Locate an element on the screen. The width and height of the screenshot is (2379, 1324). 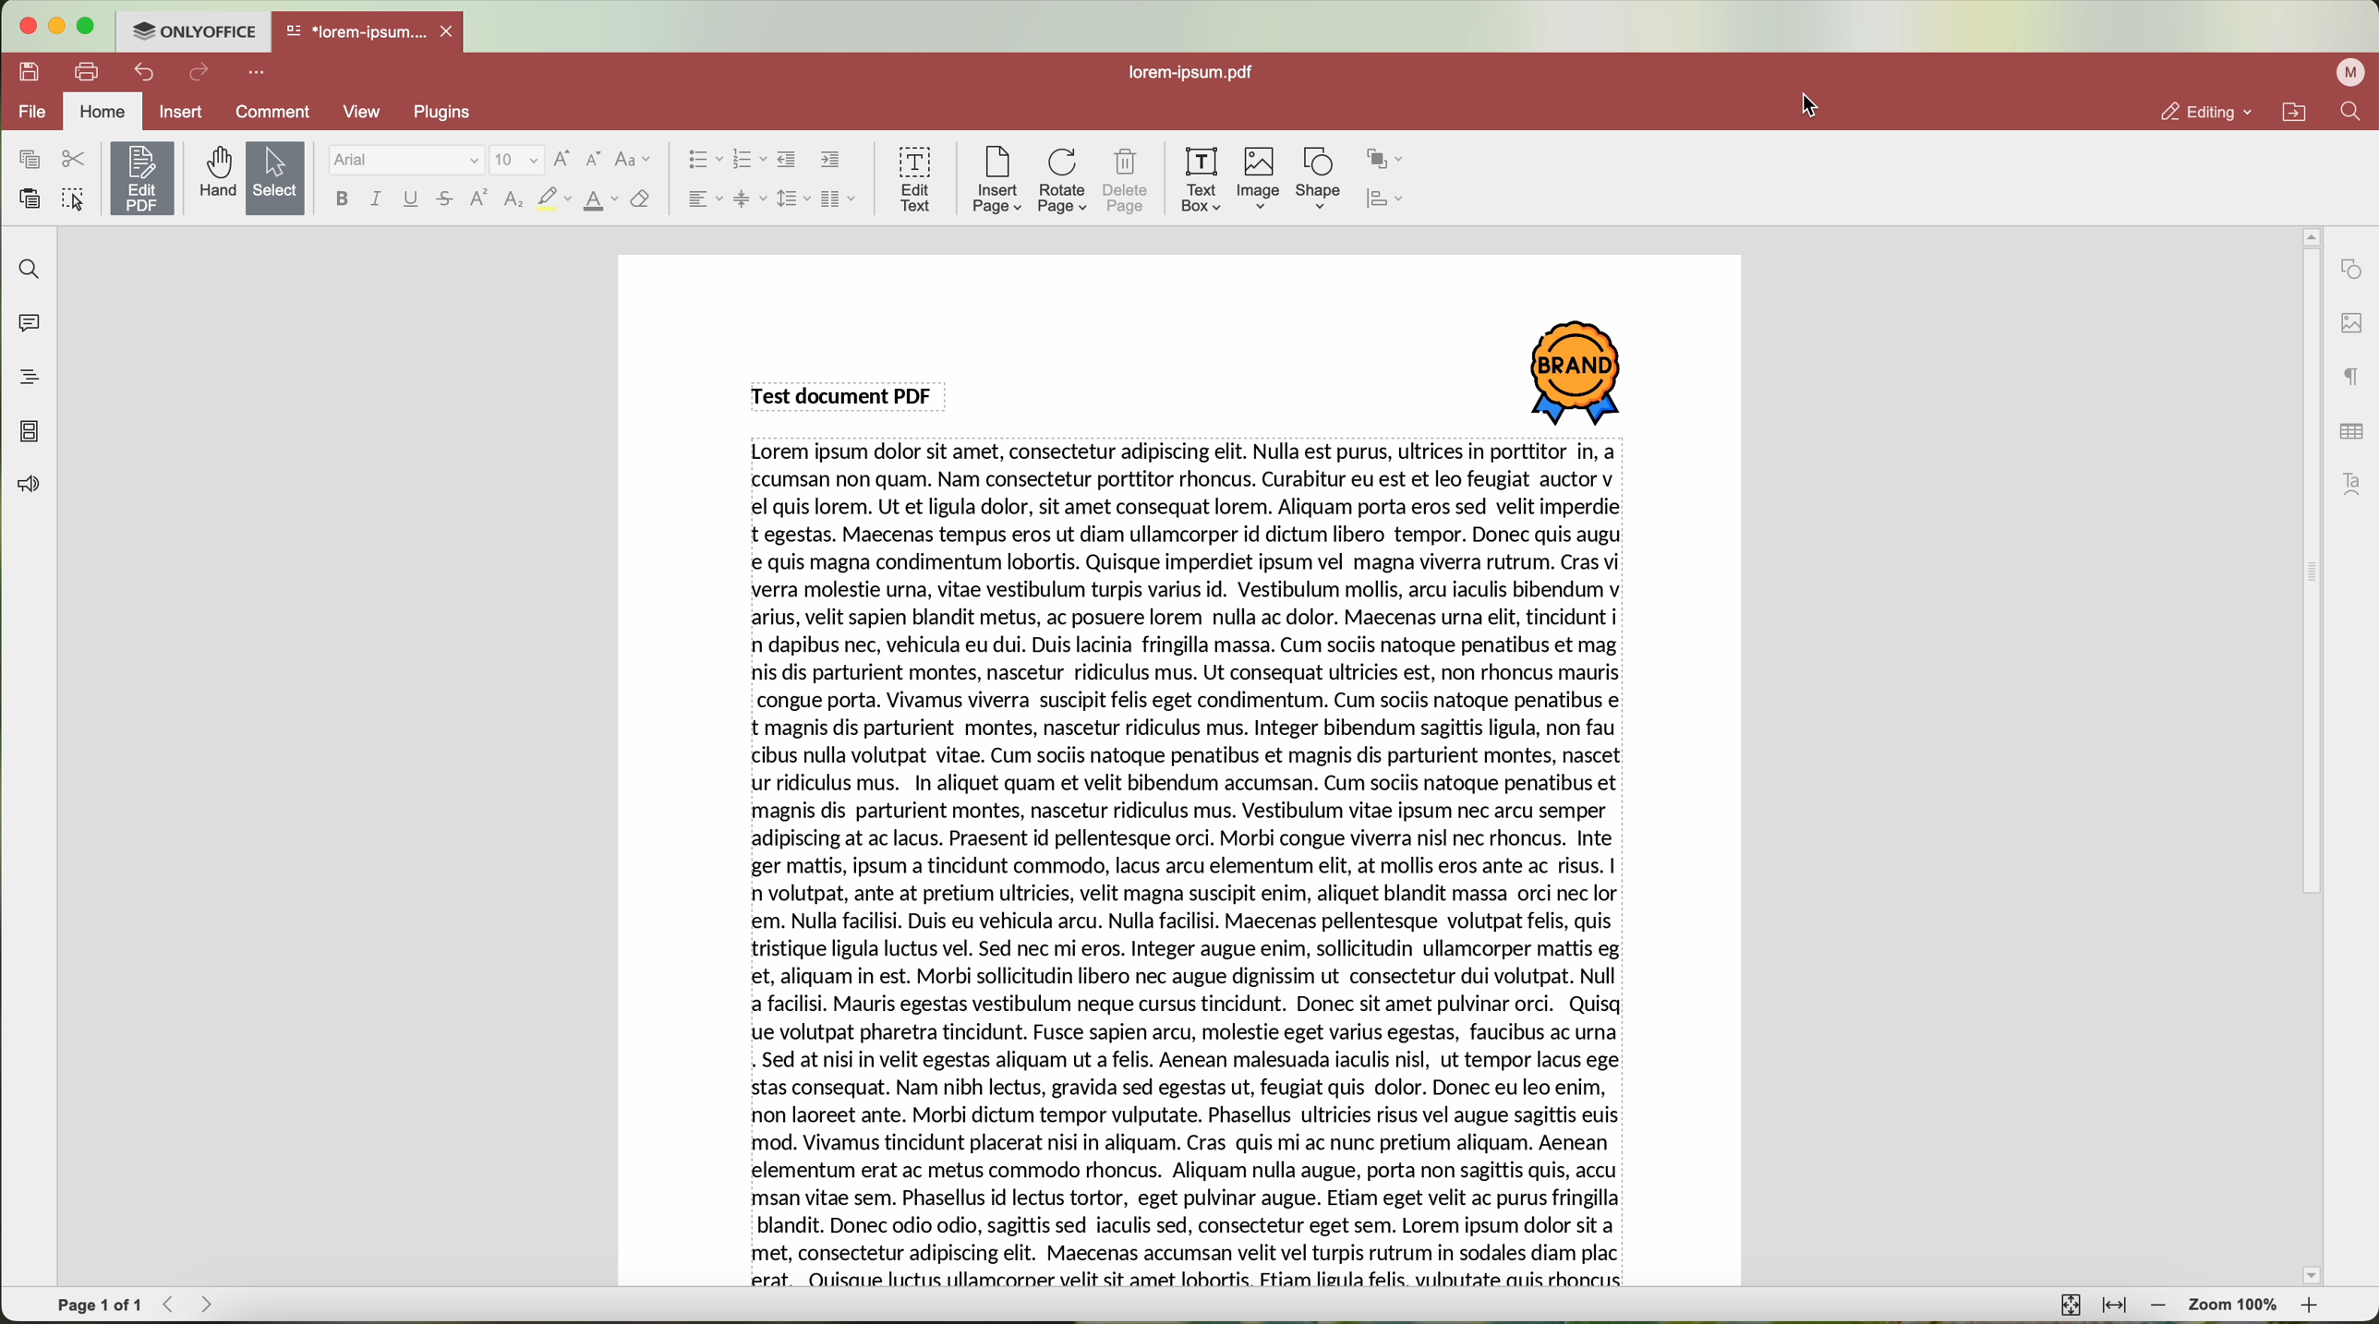
scroll bar is located at coordinates (2301, 756).